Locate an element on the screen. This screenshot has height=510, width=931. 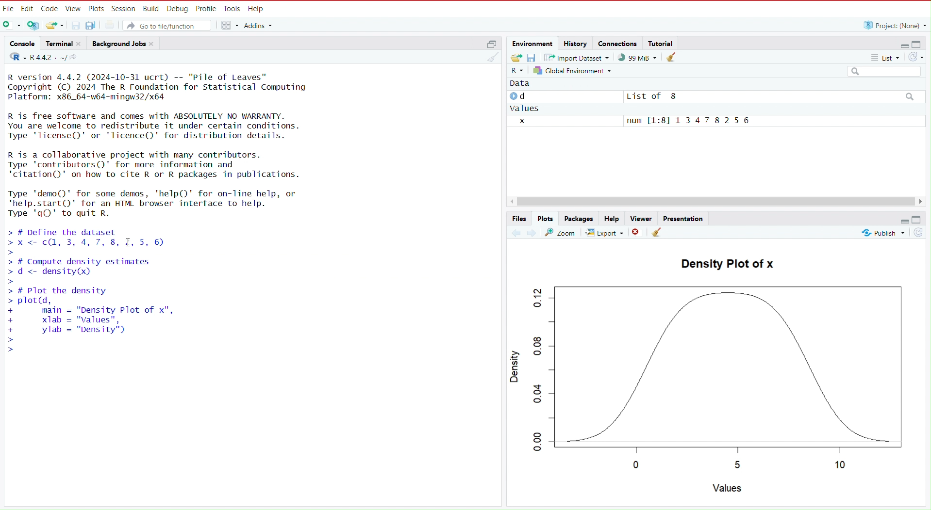
x is located at coordinates (524, 121).